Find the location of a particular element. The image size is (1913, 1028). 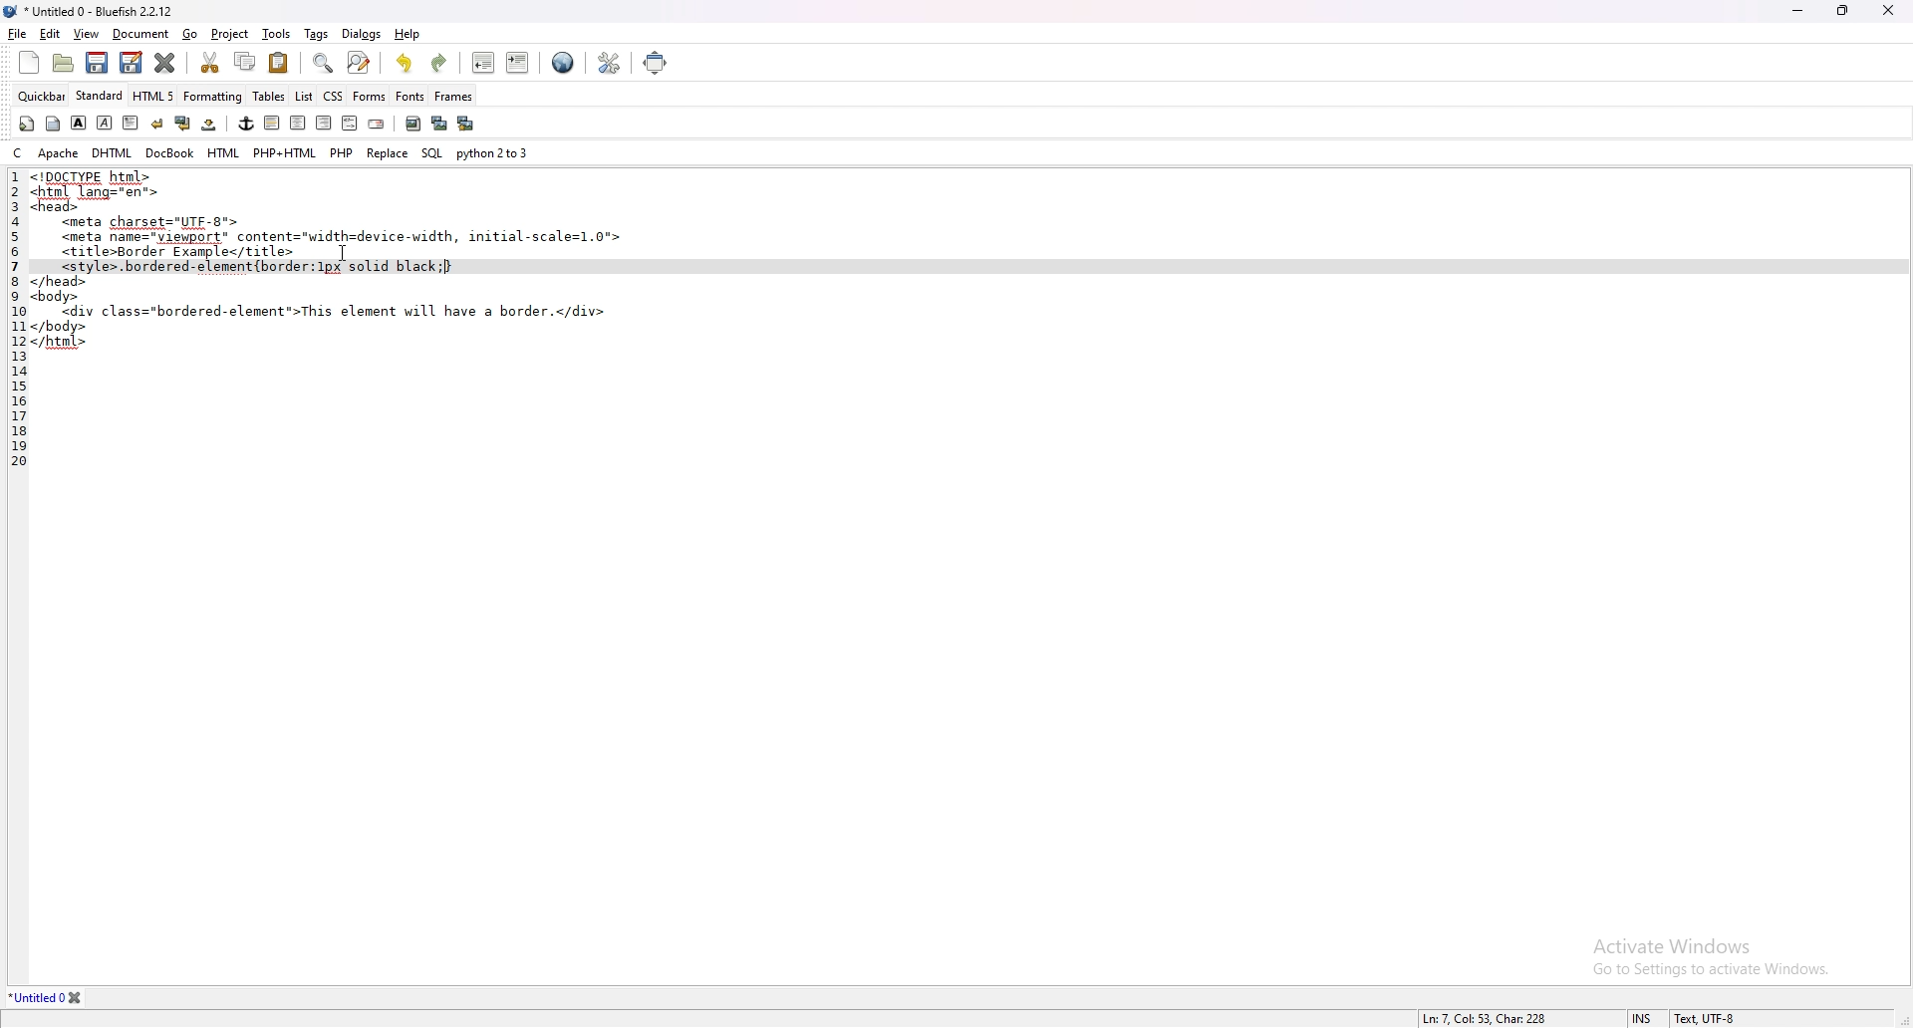

formatting is located at coordinates (213, 96).